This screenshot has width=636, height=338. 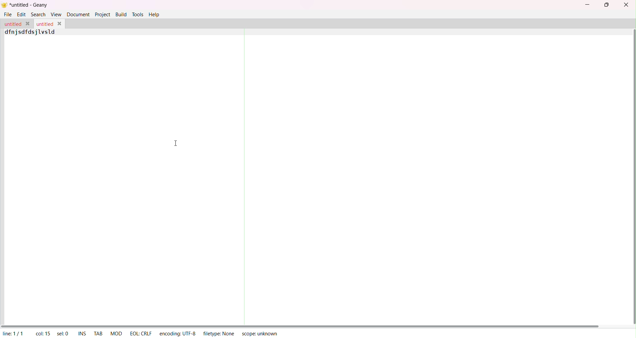 What do you see at coordinates (44, 25) in the screenshot?
I see `untitled` at bounding box center [44, 25].